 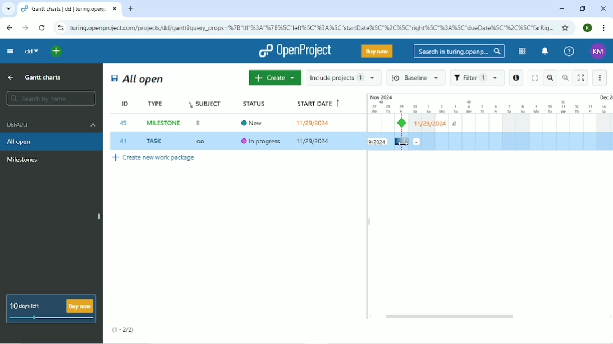 I want to click on More actions, so click(x=601, y=77).